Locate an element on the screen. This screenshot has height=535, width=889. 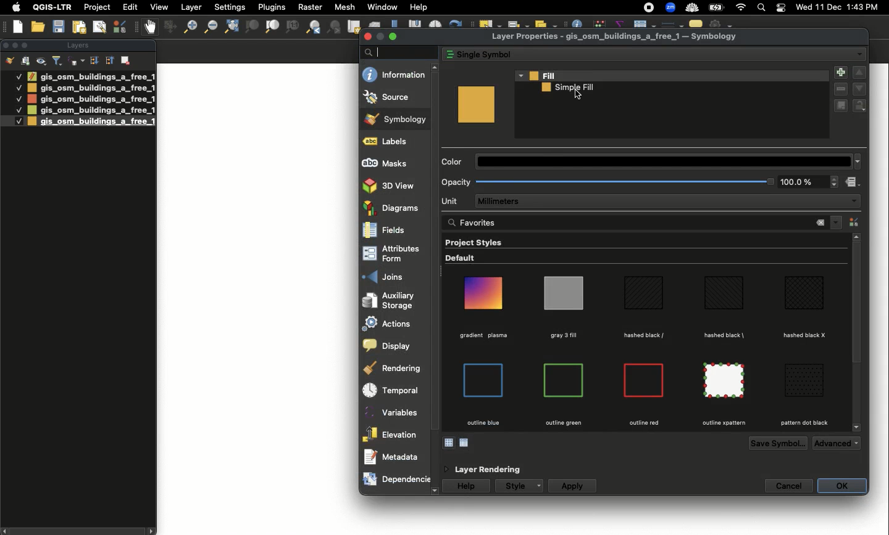
Drop down is located at coordinates (541, 486).